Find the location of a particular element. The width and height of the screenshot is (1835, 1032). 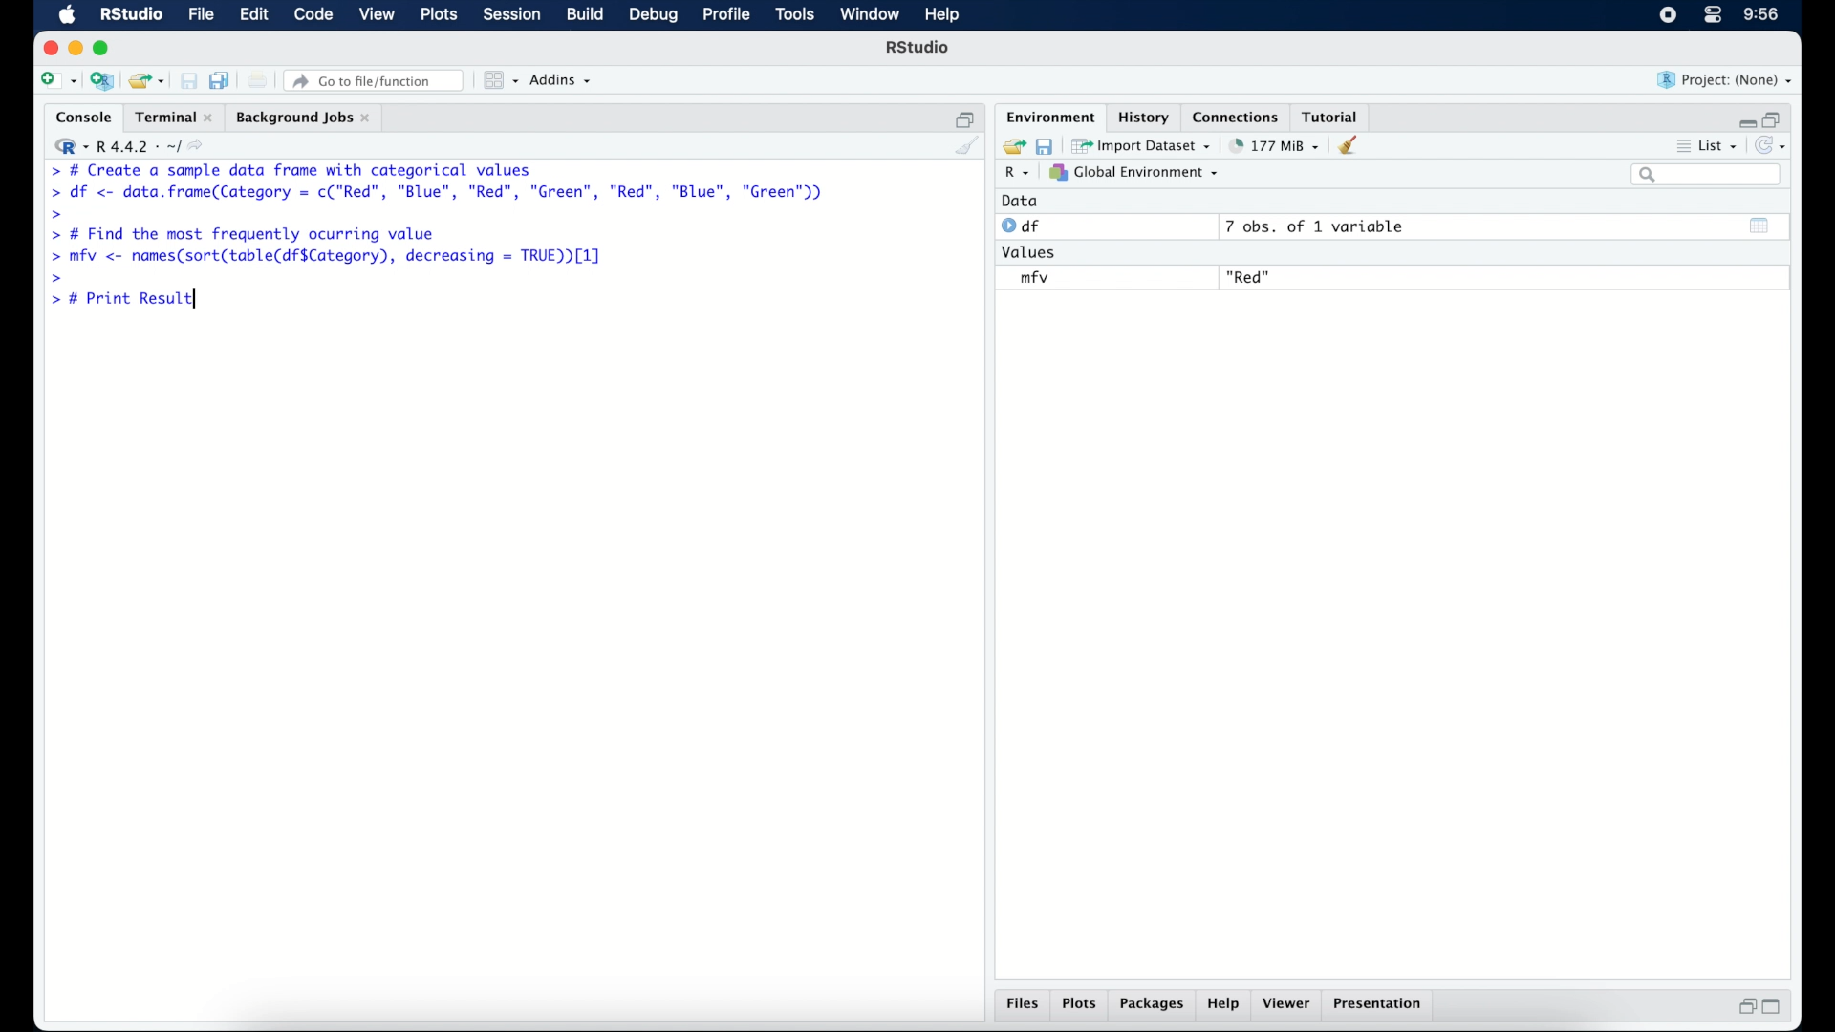

restore down is located at coordinates (1744, 1006).